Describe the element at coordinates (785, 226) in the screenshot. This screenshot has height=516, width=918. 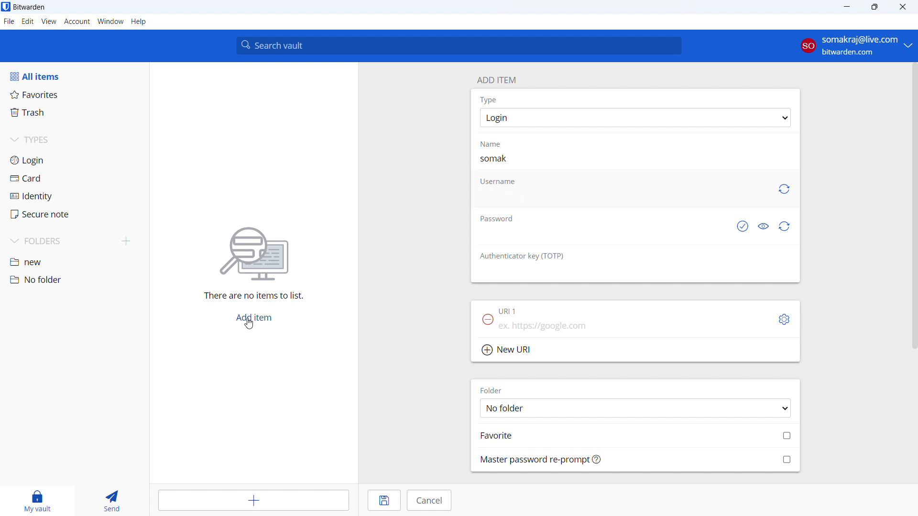
I see `generate password` at that location.